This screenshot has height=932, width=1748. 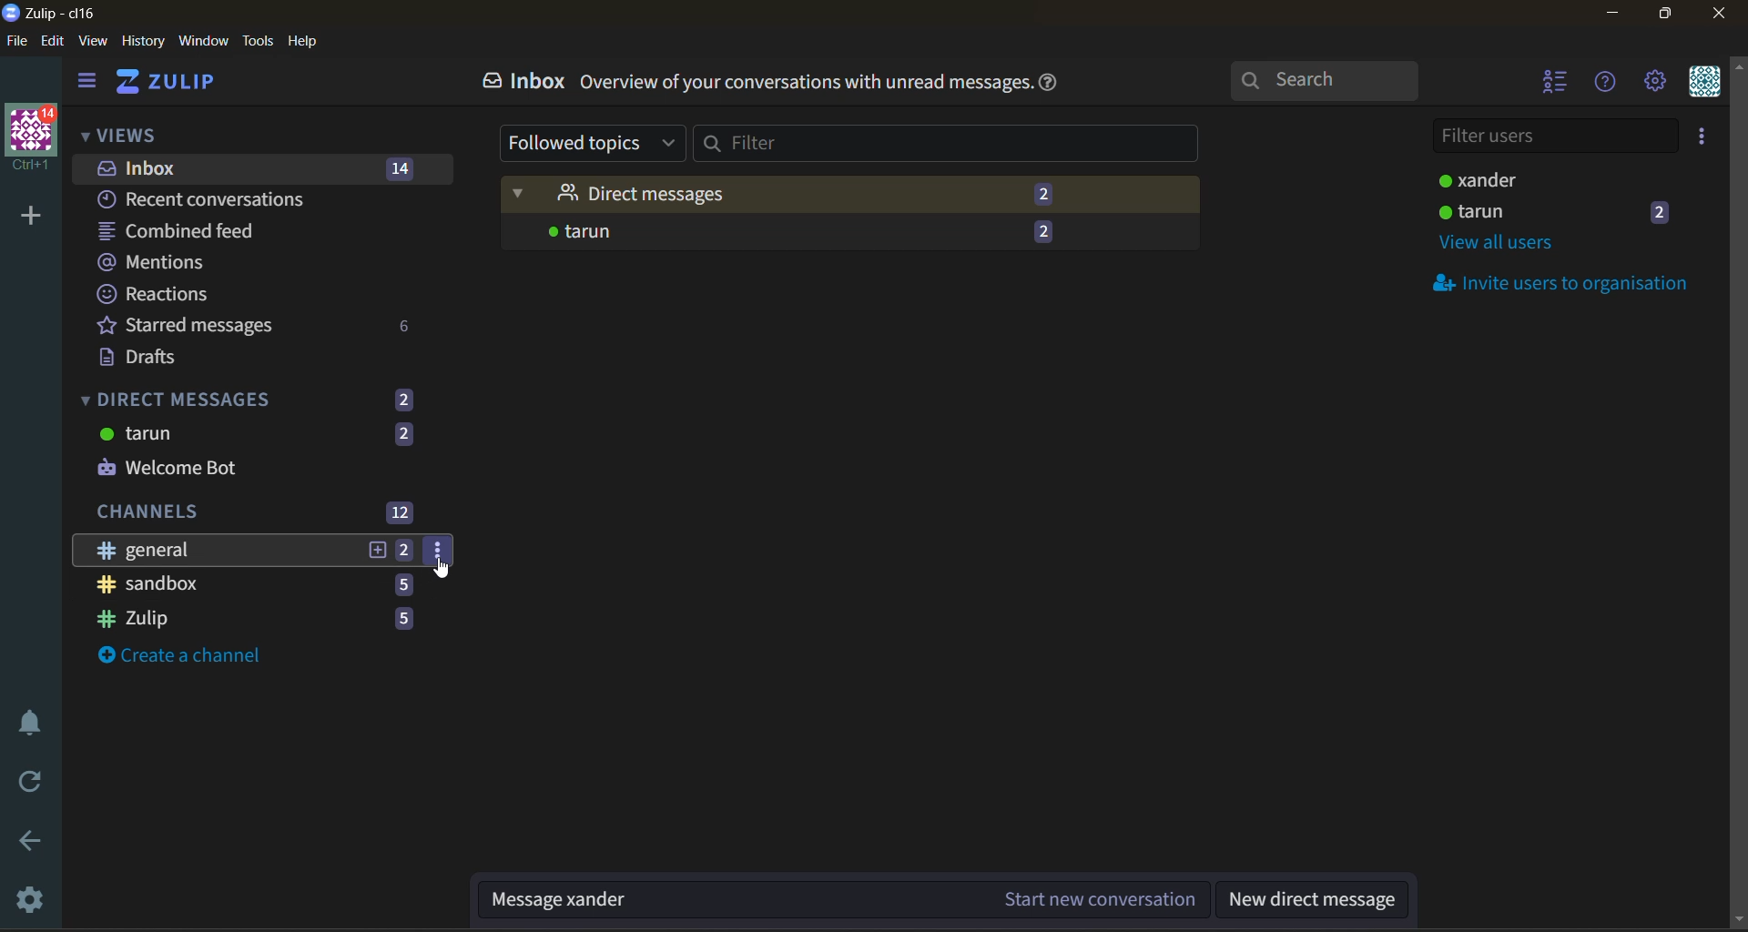 What do you see at coordinates (1655, 79) in the screenshot?
I see `settings` at bounding box center [1655, 79].